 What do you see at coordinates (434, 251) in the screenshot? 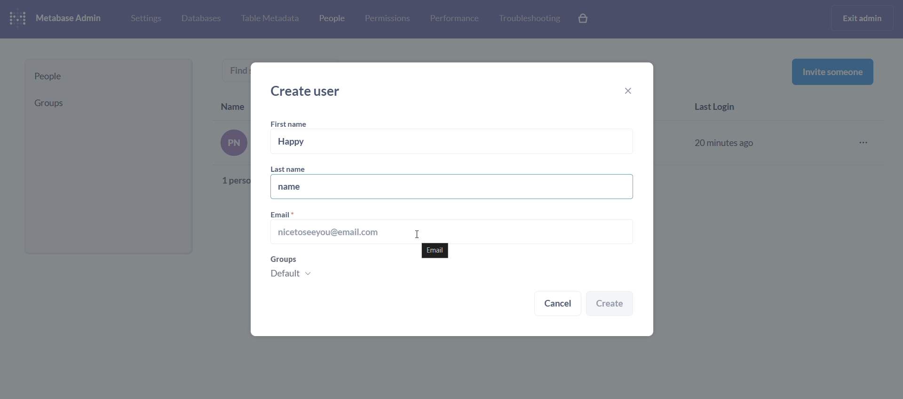
I see `email` at bounding box center [434, 251].